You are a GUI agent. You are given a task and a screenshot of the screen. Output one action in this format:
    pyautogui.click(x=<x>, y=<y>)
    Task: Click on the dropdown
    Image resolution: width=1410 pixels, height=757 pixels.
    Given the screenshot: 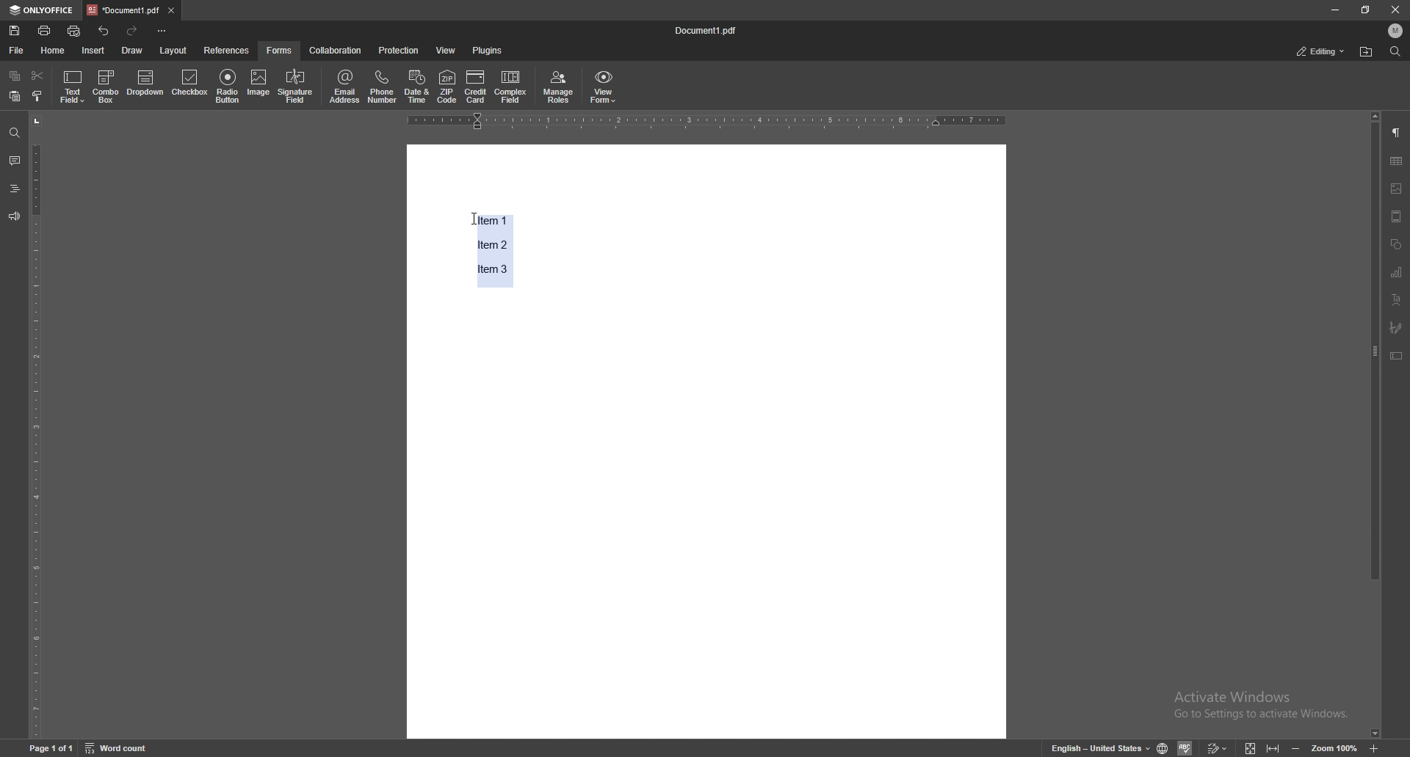 What is the action you would take?
    pyautogui.click(x=145, y=84)
    